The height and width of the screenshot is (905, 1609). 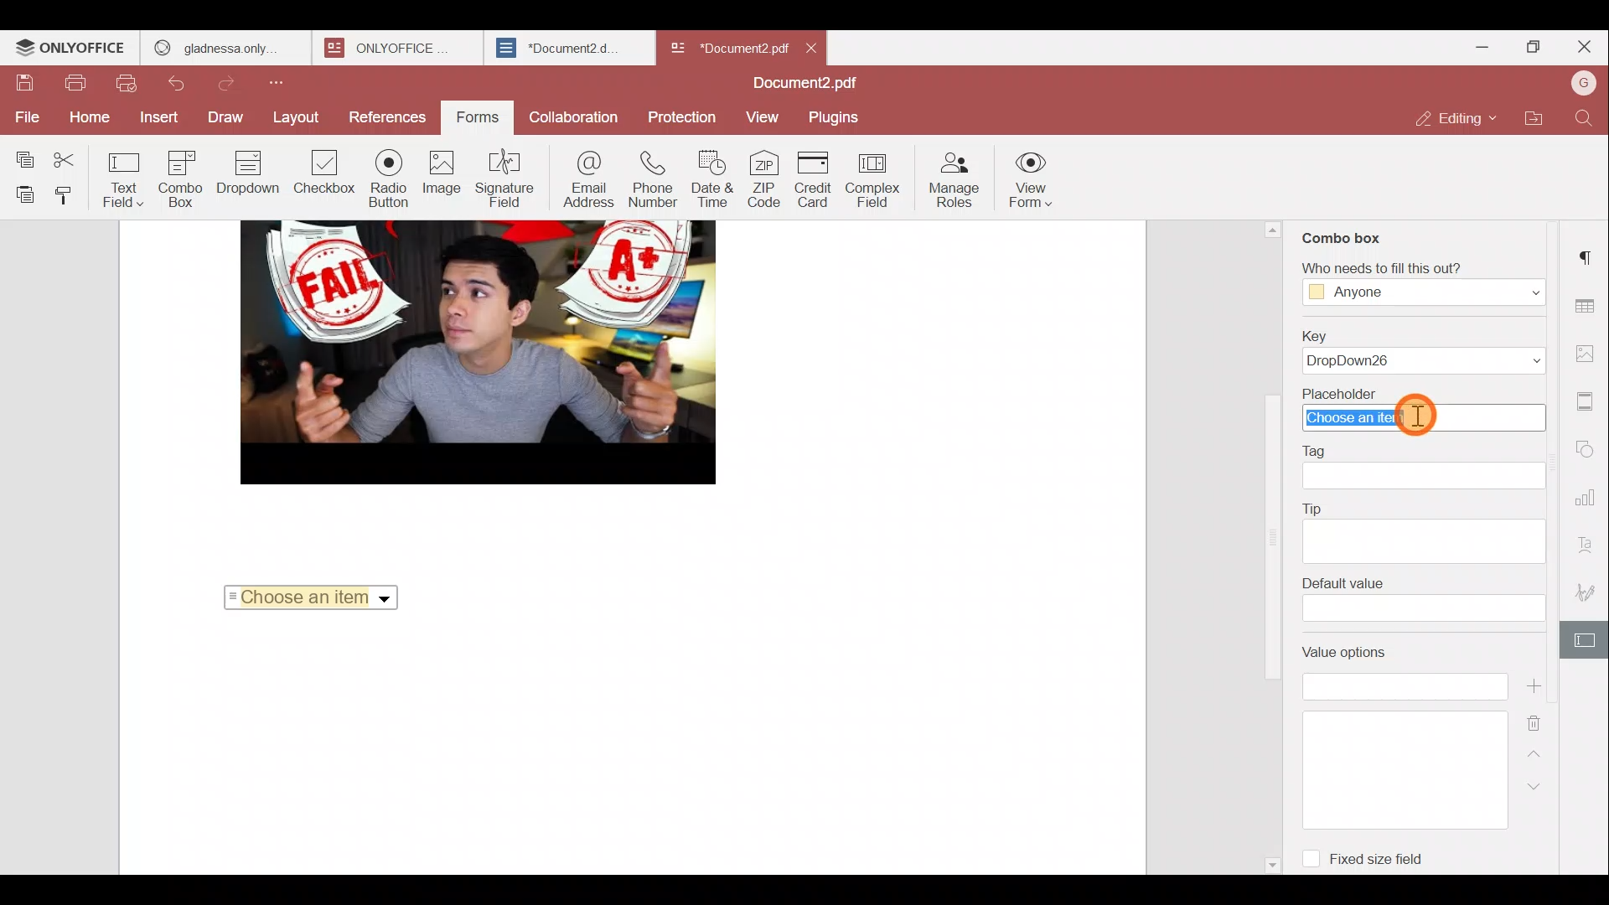 I want to click on image, so click(x=477, y=352).